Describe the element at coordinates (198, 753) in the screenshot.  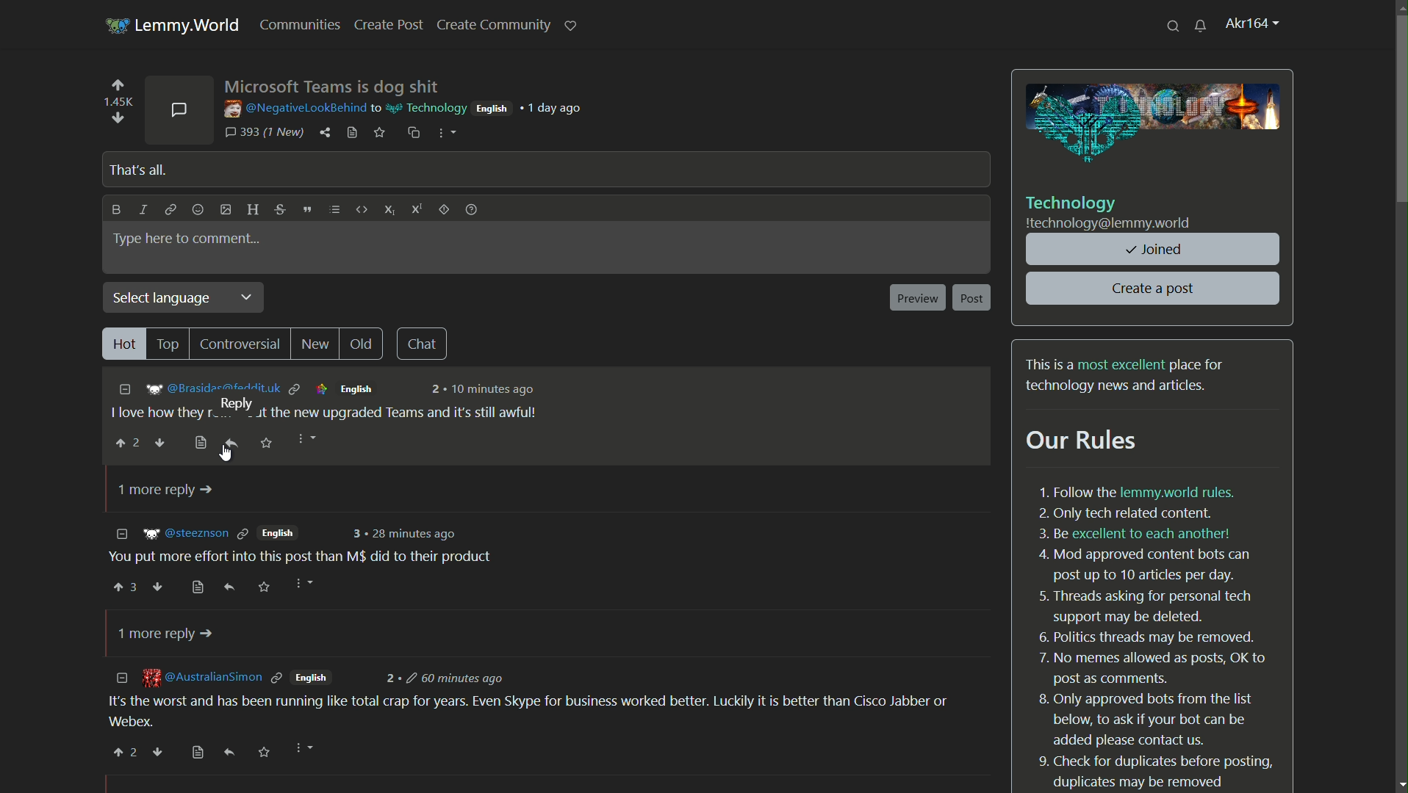
I see `view source` at that location.